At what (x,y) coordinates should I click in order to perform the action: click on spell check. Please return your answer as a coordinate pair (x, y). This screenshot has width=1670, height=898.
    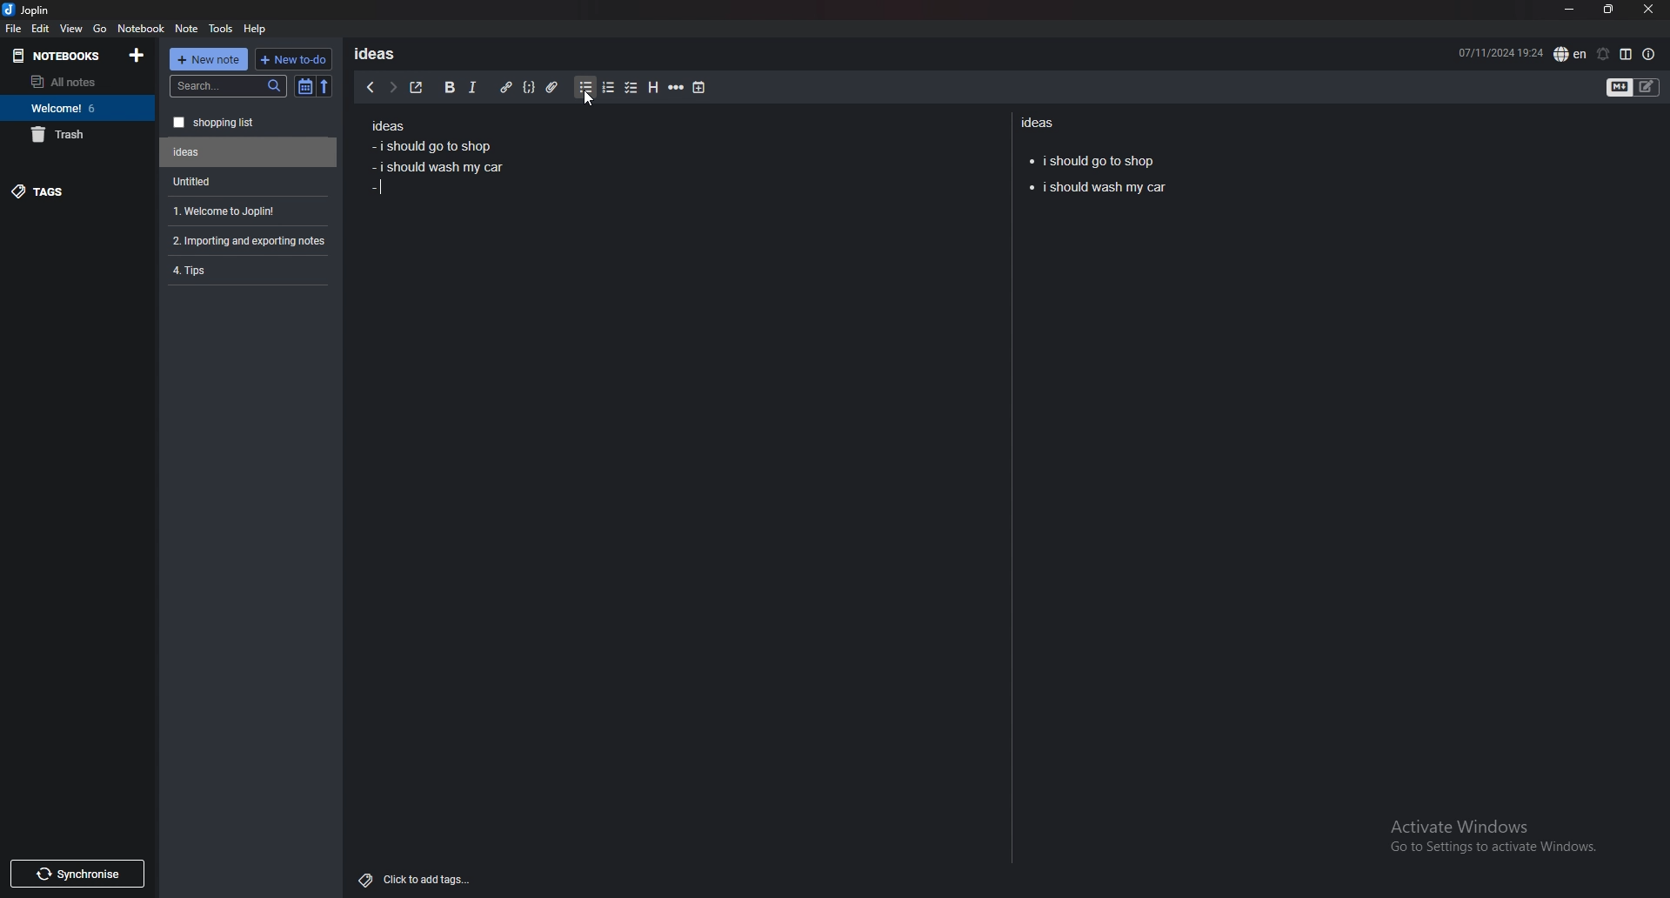
    Looking at the image, I should click on (1570, 54).